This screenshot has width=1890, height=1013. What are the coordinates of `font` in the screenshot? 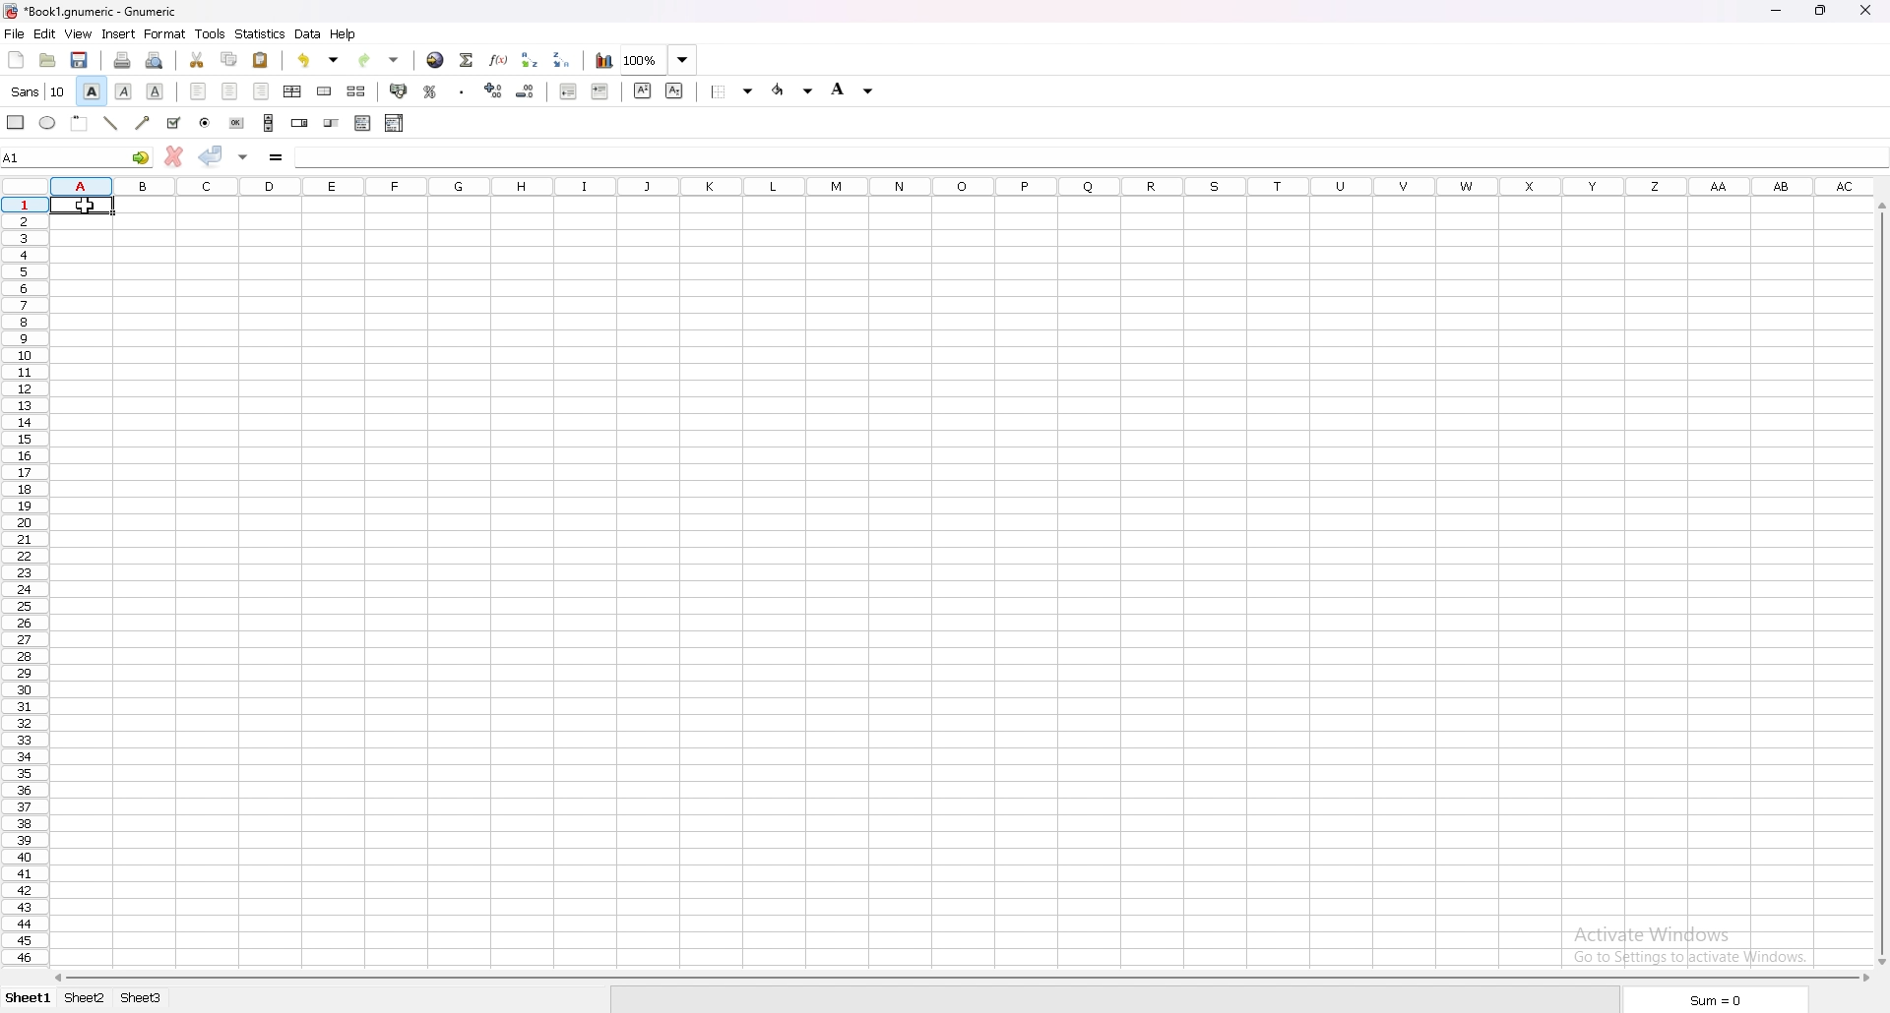 It's located at (39, 92).